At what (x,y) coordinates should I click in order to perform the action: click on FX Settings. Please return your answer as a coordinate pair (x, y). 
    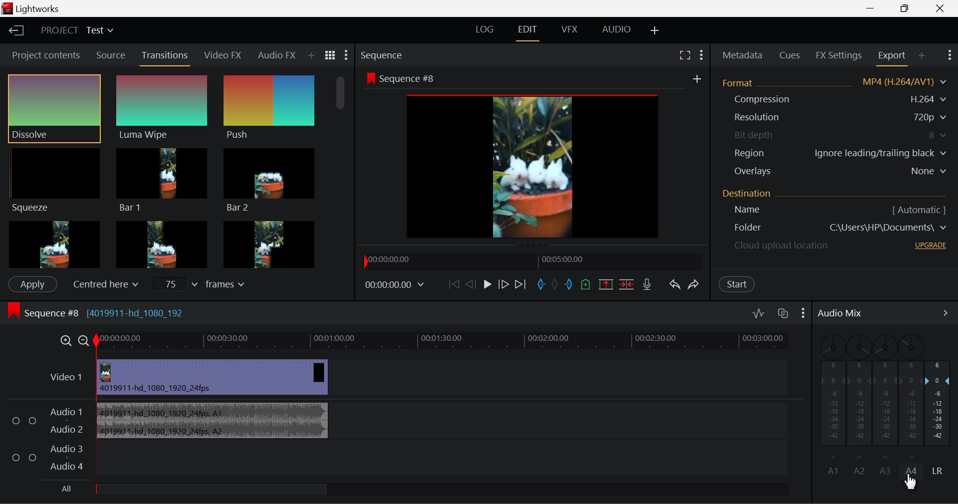
    Looking at the image, I should click on (838, 55).